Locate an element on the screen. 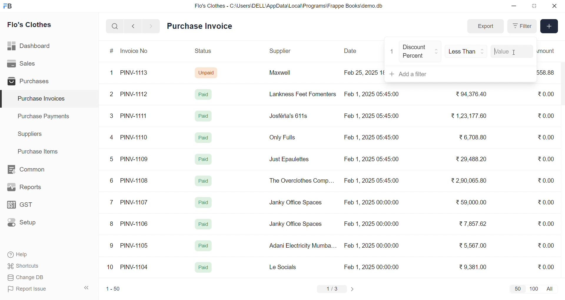  Reports is located at coordinates (31, 189).